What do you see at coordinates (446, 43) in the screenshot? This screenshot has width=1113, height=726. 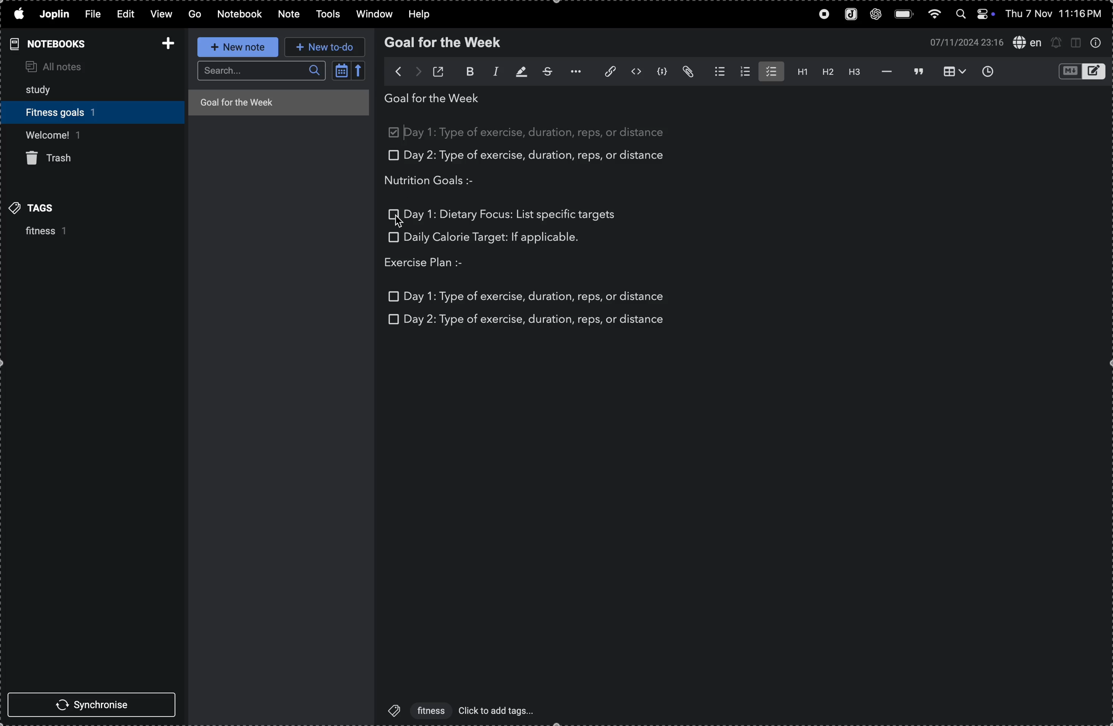 I see `goal for the week` at bounding box center [446, 43].